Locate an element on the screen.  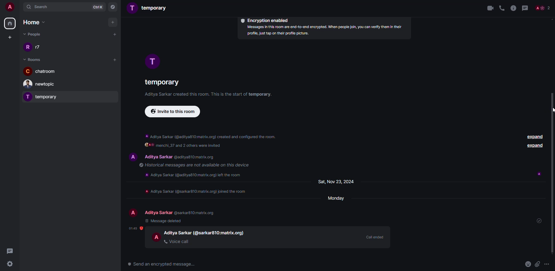
video call is located at coordinates (488, 8).